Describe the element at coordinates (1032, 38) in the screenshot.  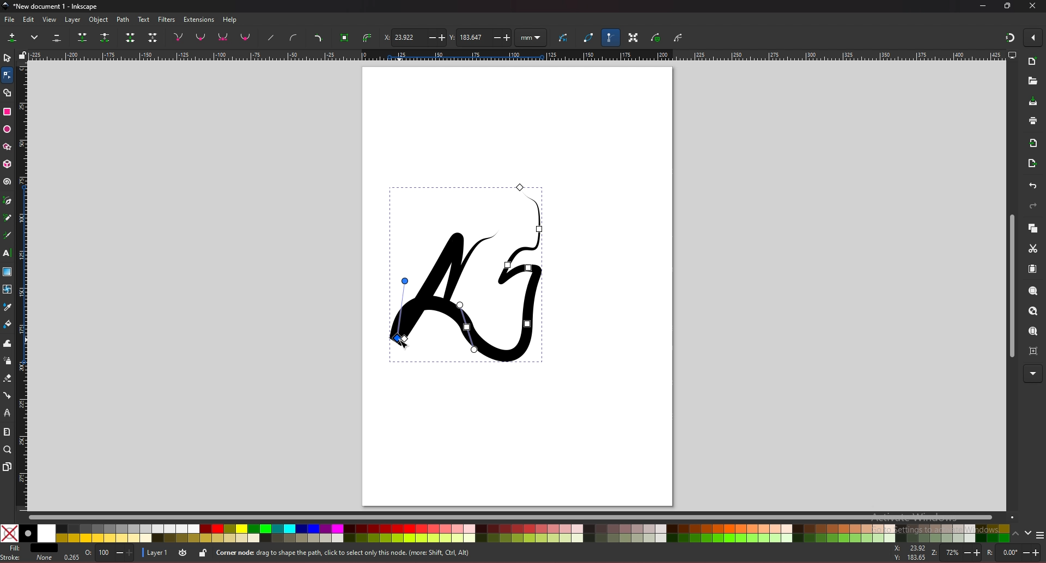
I see `enable snapping` at that location.